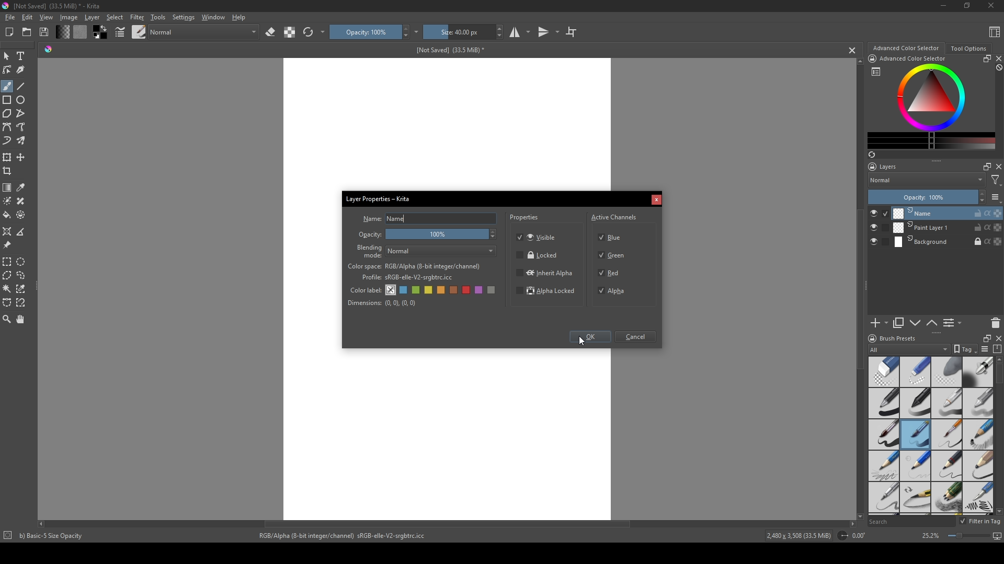 The image size is (1004, 564). What do you see at coordinates (998, 359) in the screenshot?
I see `scroll up` at bounding box center [998, 359].